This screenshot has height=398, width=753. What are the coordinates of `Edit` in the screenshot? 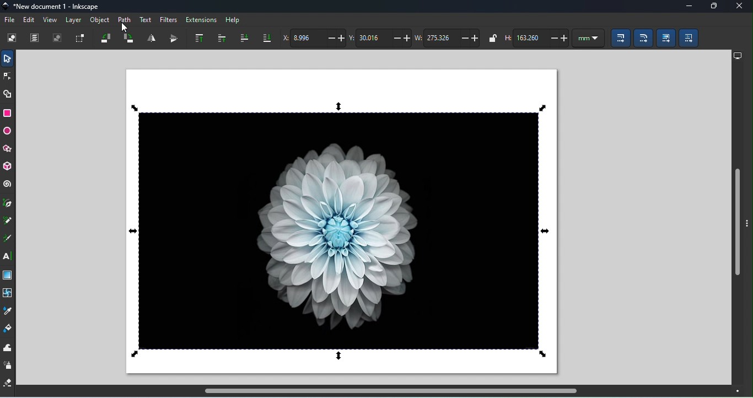 It's located at (29, 20).